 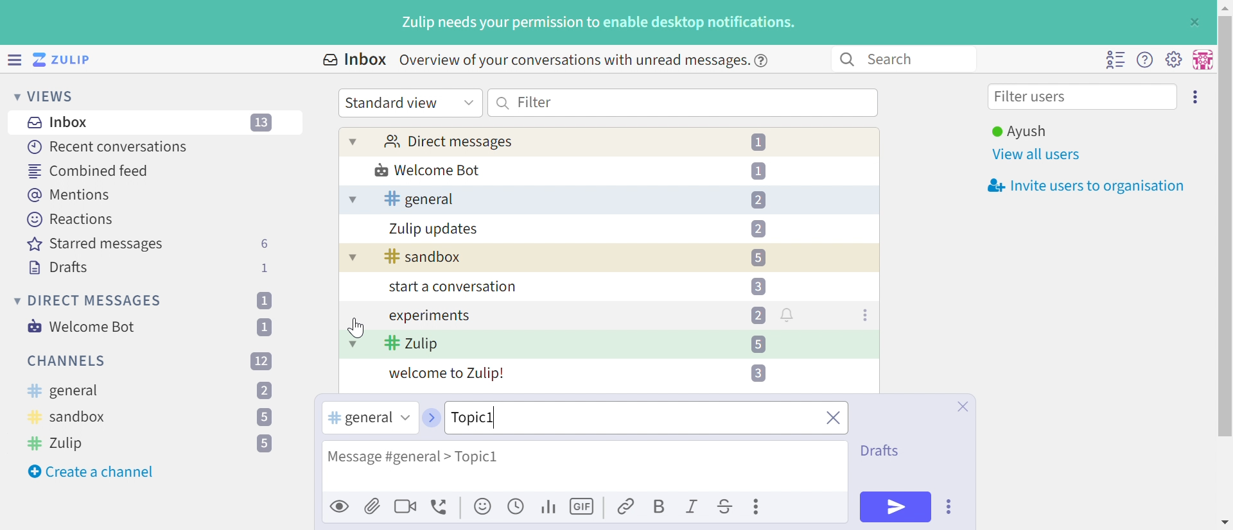 I want to click on 5, so click(x=758, y=258).